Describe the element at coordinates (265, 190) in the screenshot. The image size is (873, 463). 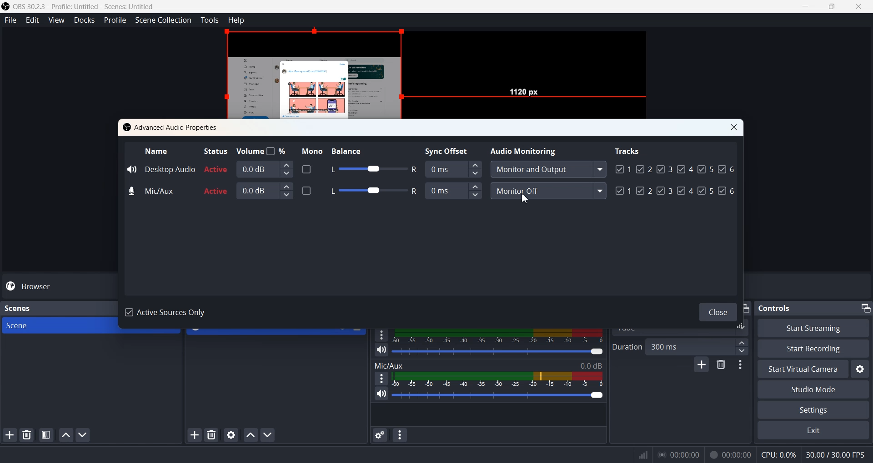
I see `0.0 dB` at that location.